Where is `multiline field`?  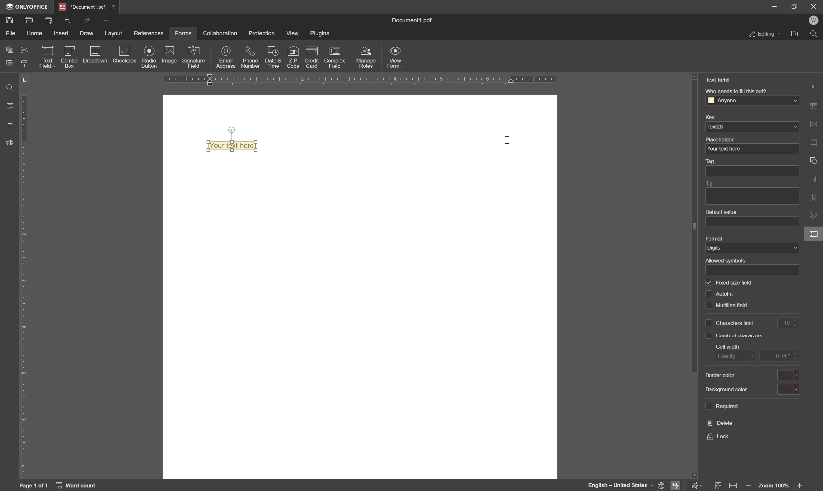
multiline field is located at coordinates (728, 305).